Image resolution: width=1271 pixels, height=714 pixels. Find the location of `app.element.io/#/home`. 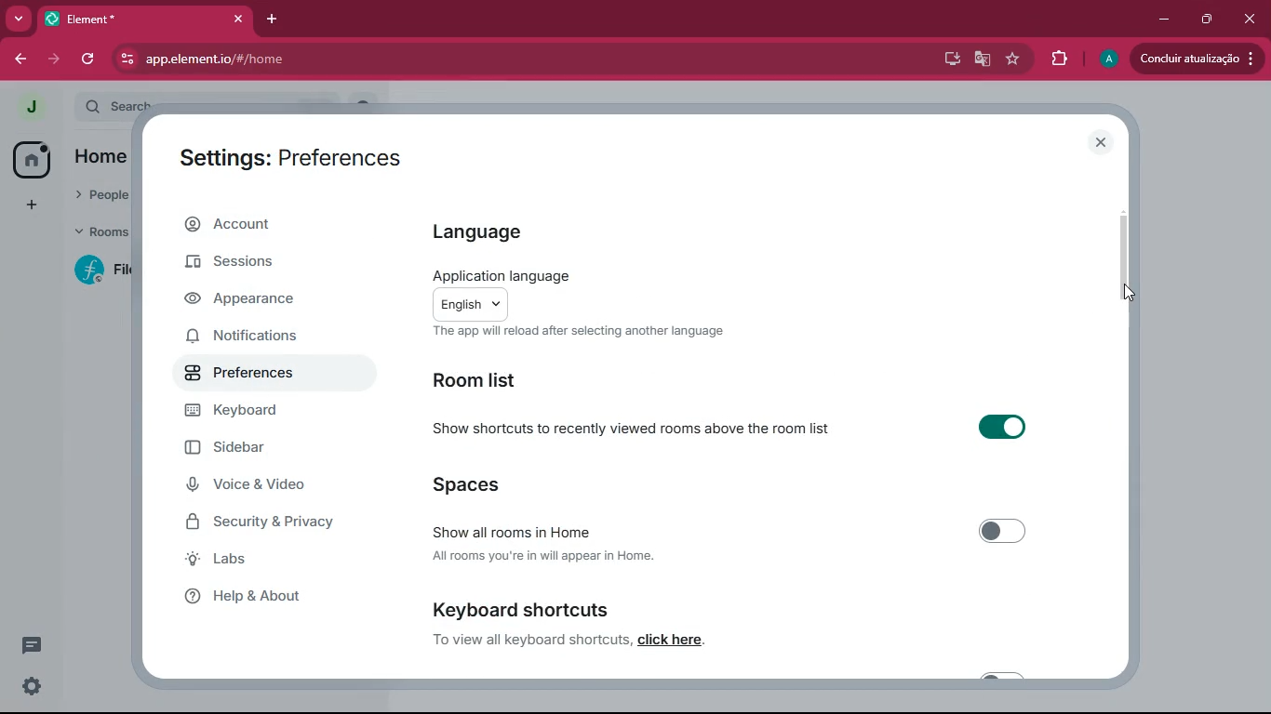

app.element.io/#/home is located at coordinates (301, 59).